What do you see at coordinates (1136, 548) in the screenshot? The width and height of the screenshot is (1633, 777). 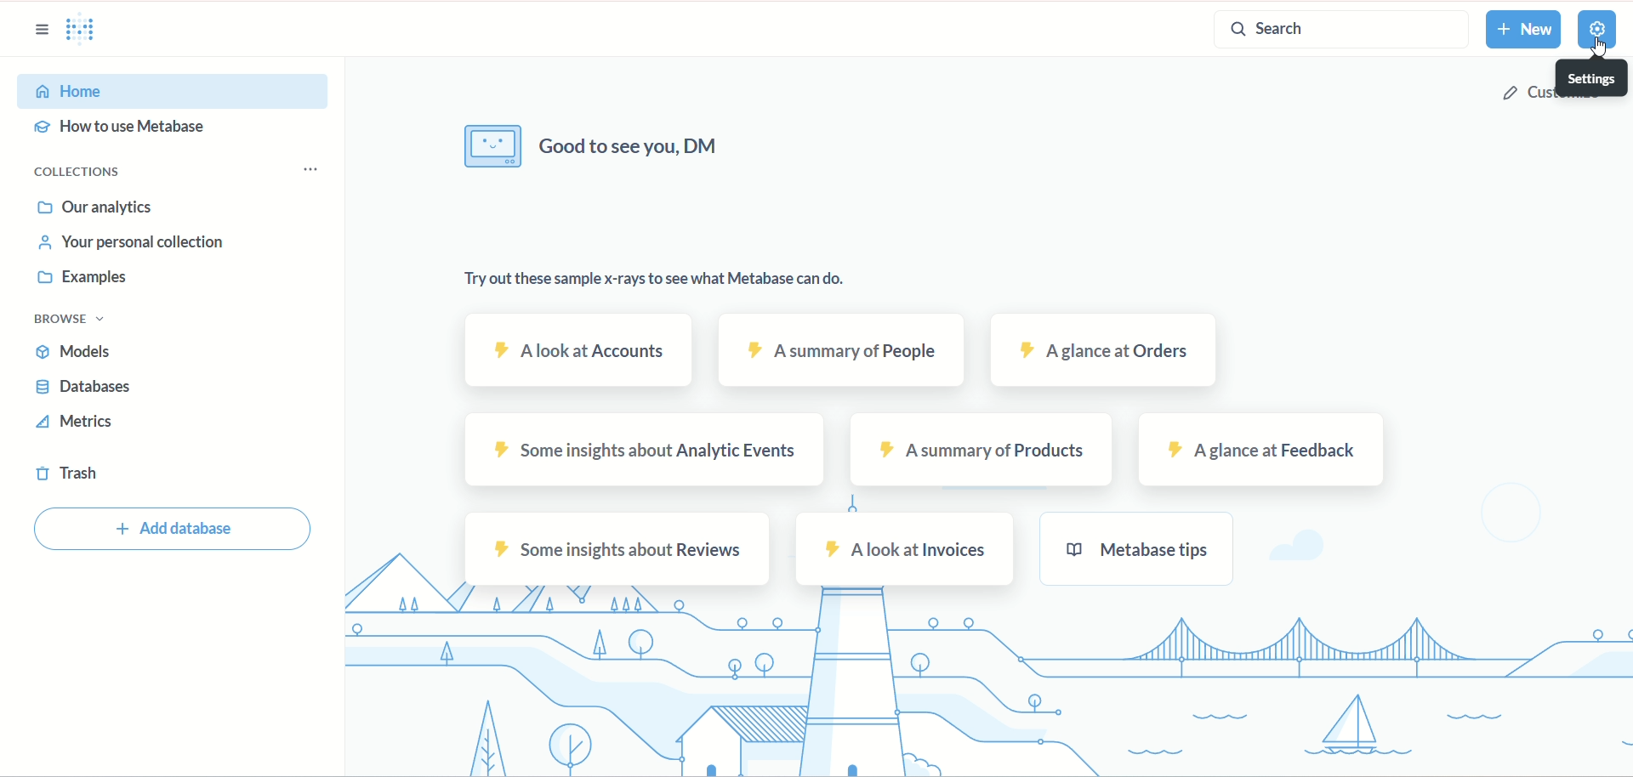 I see `metabase tips` at bounding box center [1136, 548].